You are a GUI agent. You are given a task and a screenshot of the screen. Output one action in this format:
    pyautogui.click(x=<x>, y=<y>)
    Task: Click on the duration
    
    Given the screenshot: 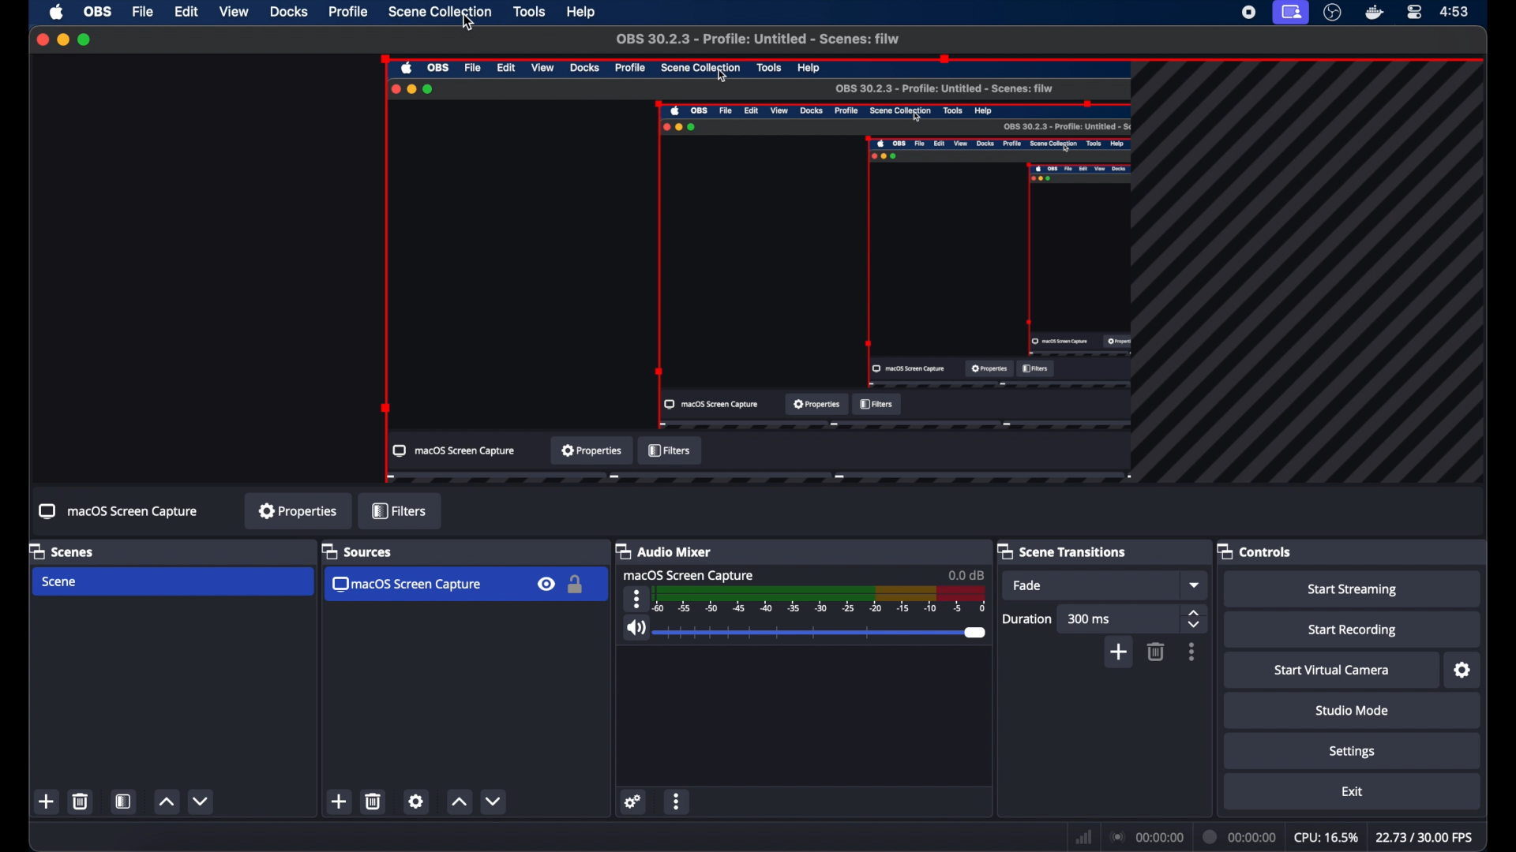 What is the action you would take?
    pyautogui.click(x=1027, y=618)
    